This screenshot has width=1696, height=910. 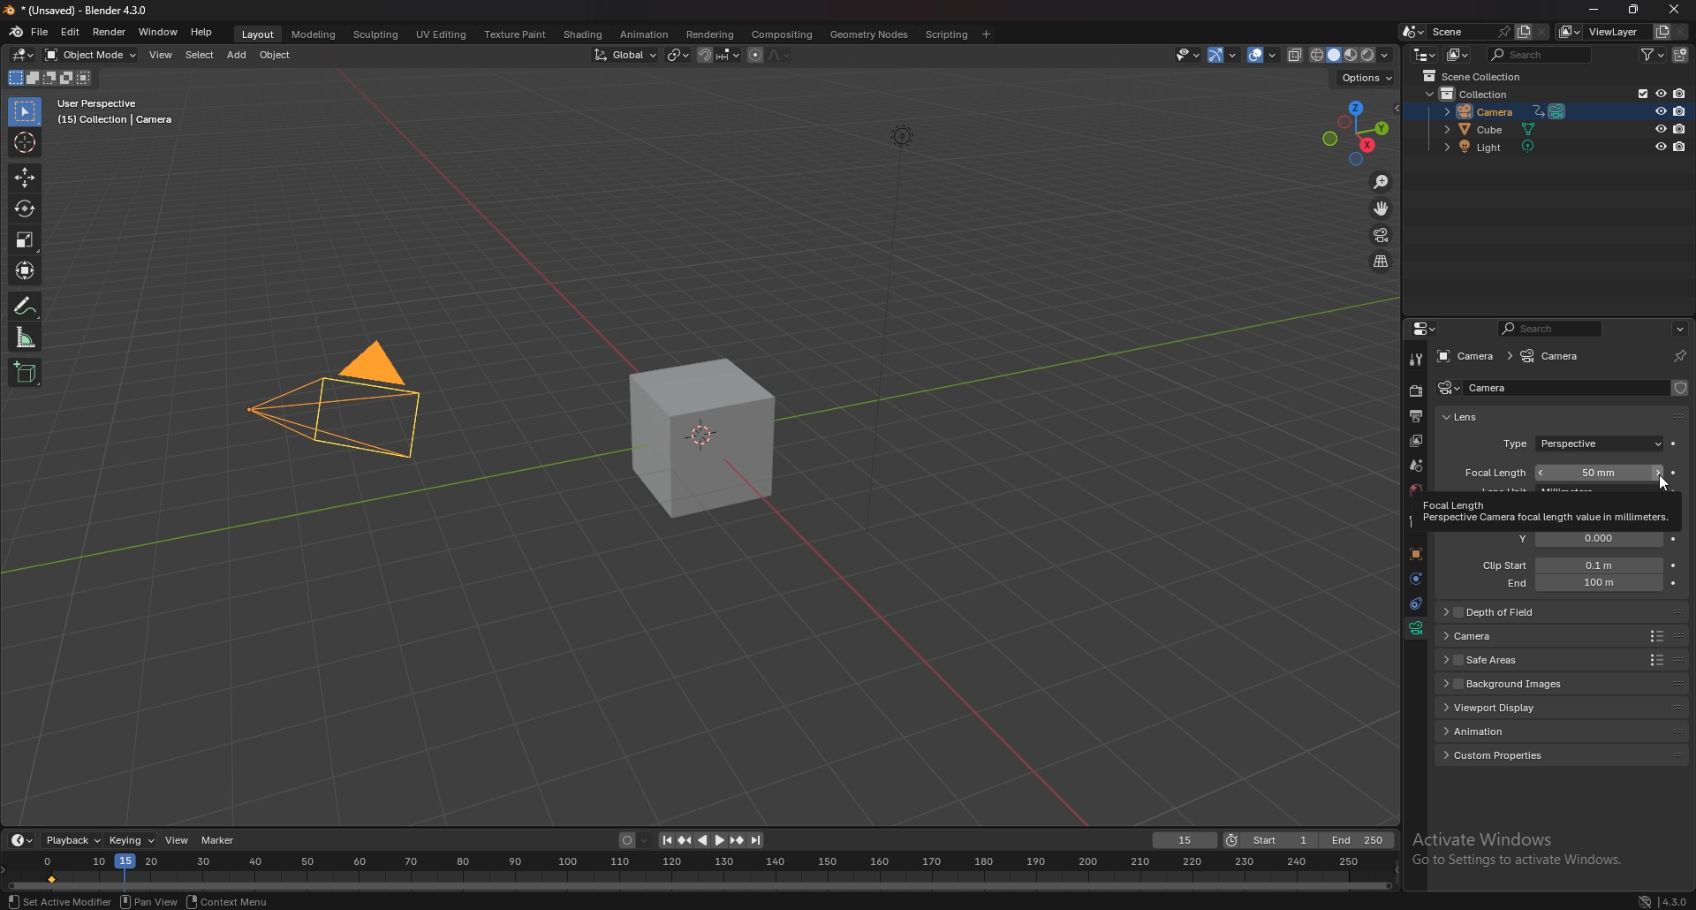 What do you see at coordinates (176, 840) in the screenshot?
I see `view` at bounding box center [176, 840].